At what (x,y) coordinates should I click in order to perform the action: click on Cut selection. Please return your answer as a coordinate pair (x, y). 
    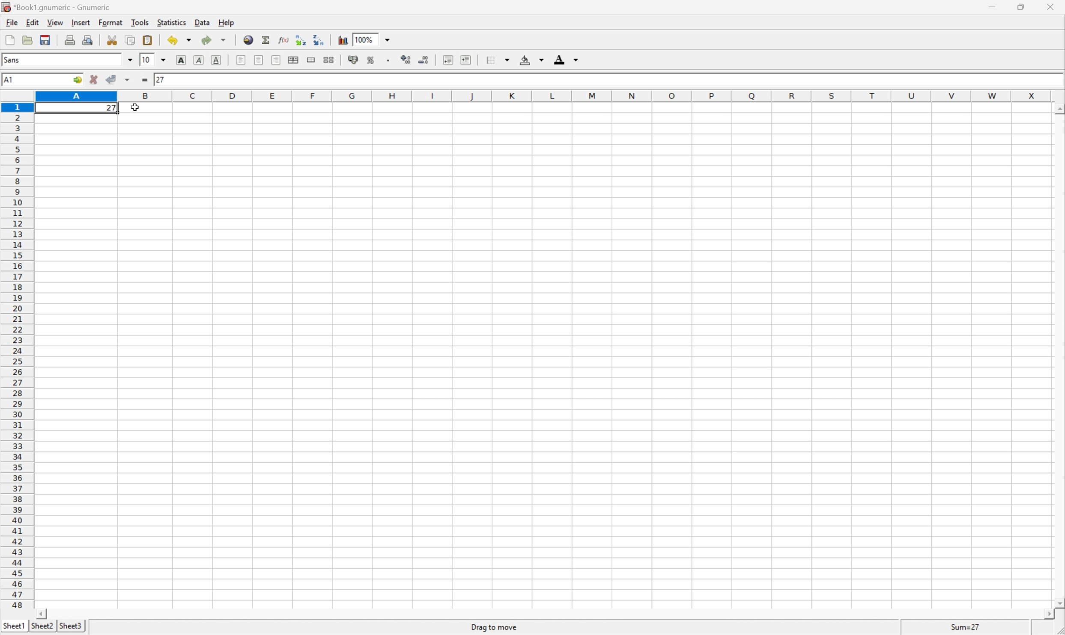
    Looking at the image, I should click on (114, 39).